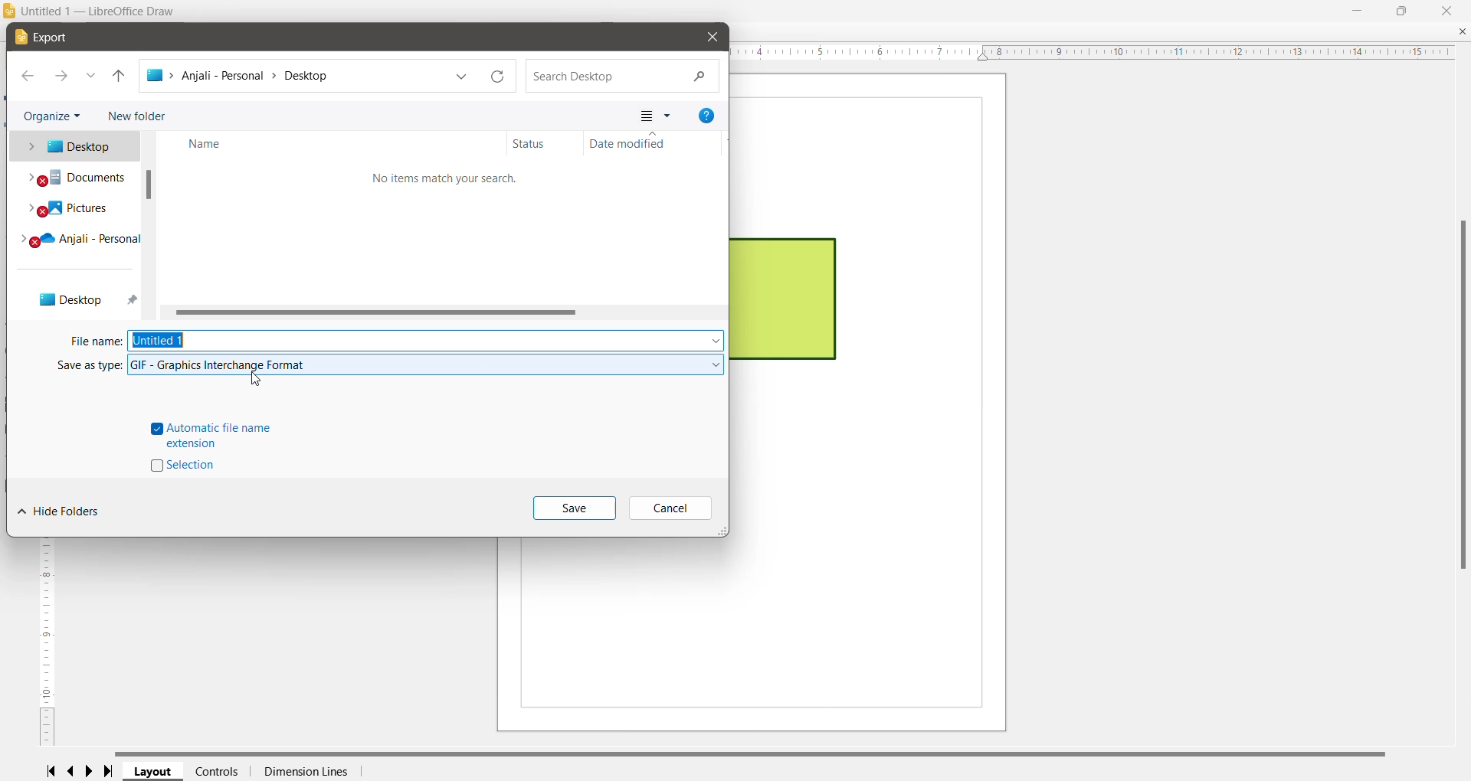  What do you see at coordinates (305, 772) in the screenshot?
I see `Dimension Lines` at bounding box center [305, 772].